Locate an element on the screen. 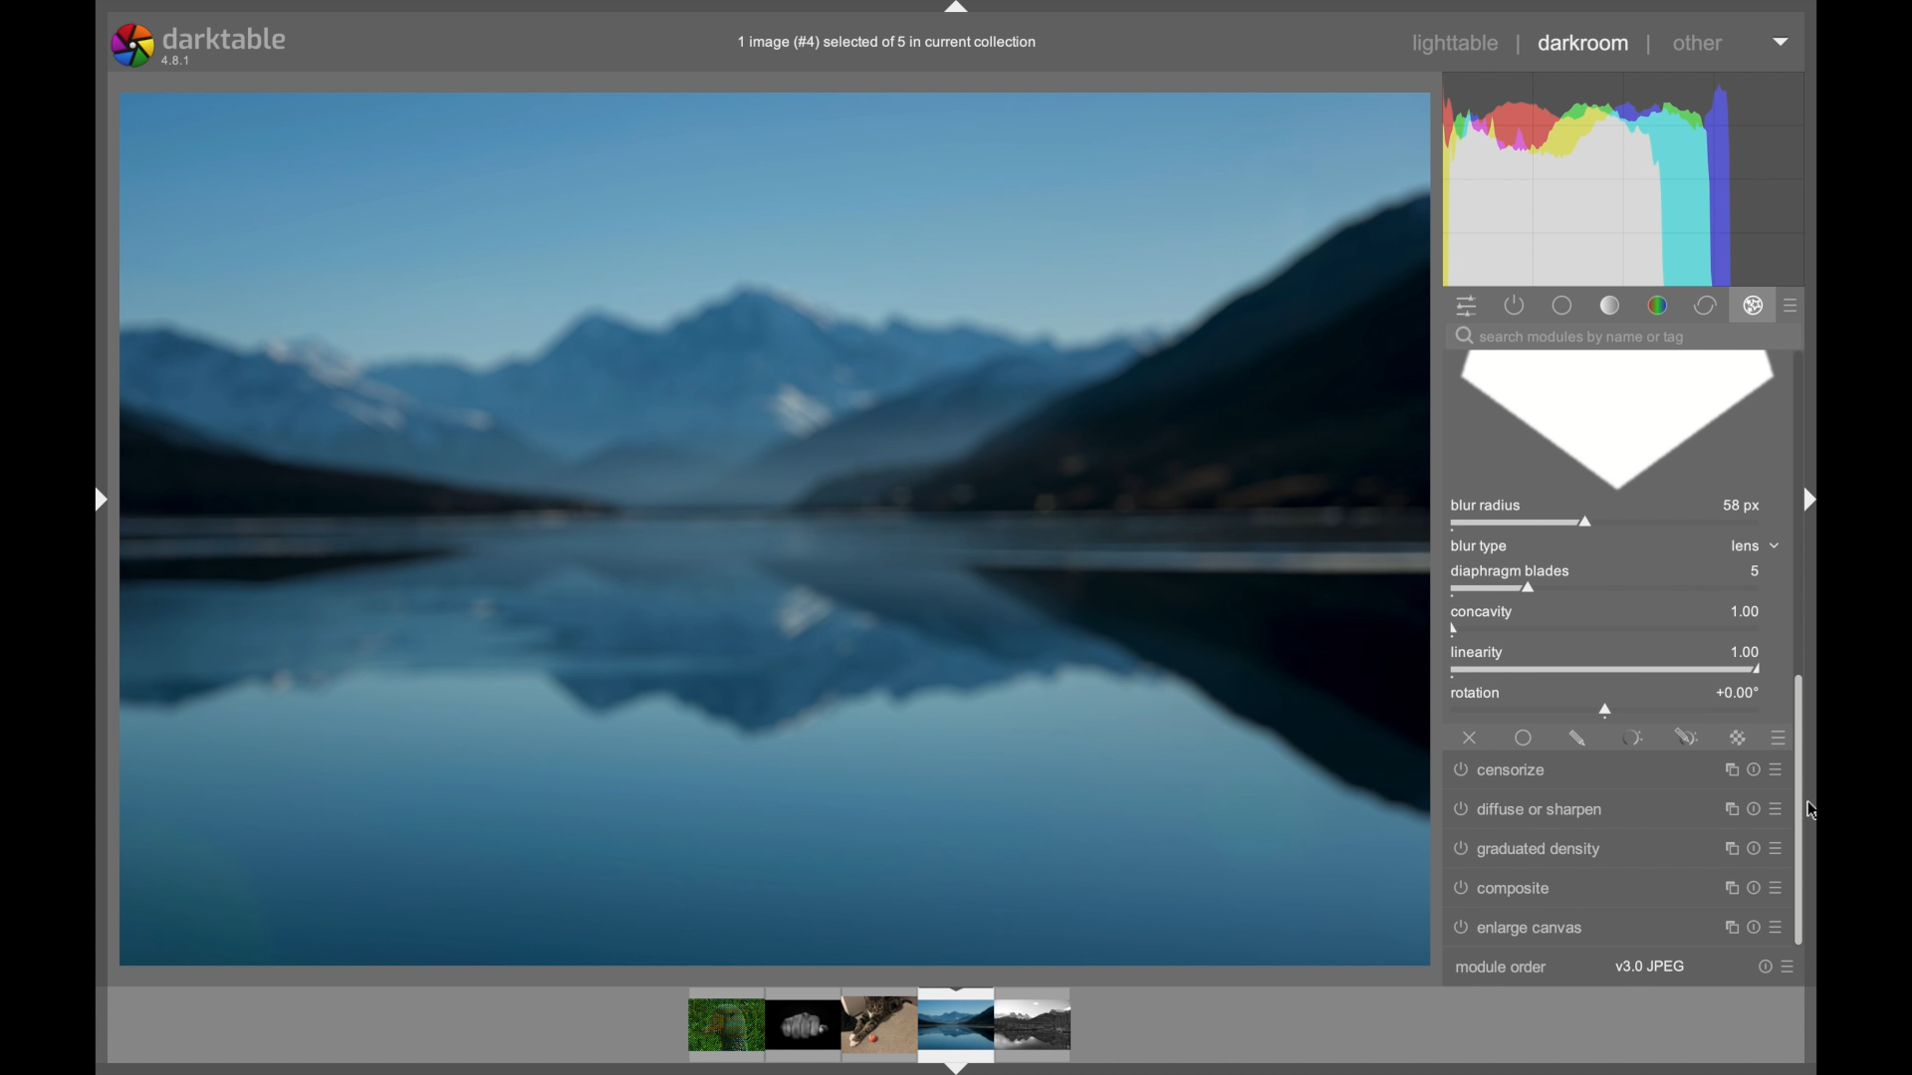 This screenshot has height=1075, width=1912. diffuse or sharpen is located at coordinates (1529, 806).